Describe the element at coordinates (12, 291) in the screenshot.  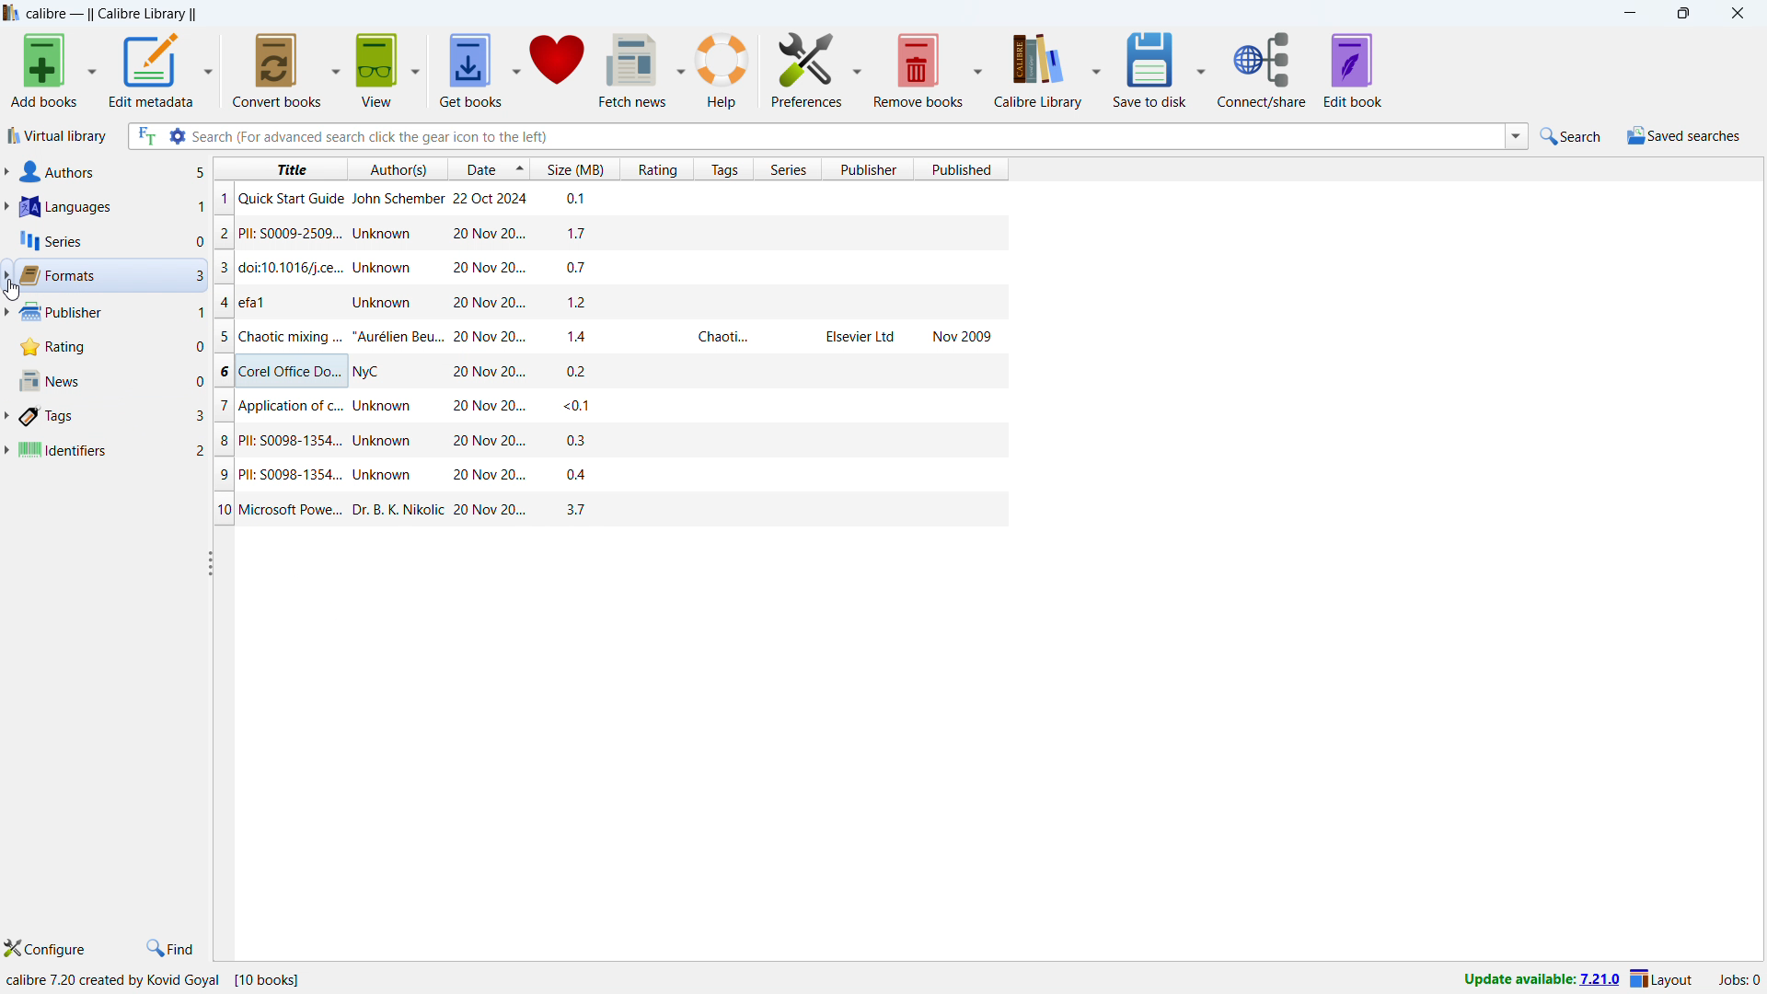
I see `cursor` at that location.